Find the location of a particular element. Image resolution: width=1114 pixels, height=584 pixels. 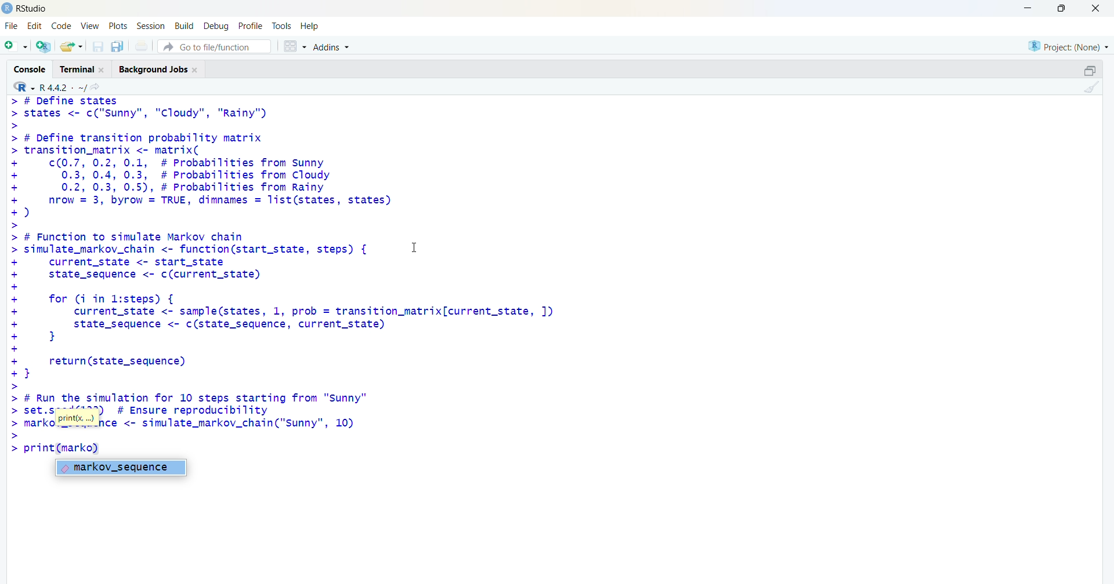

plots is located at coordinates (120, 25).